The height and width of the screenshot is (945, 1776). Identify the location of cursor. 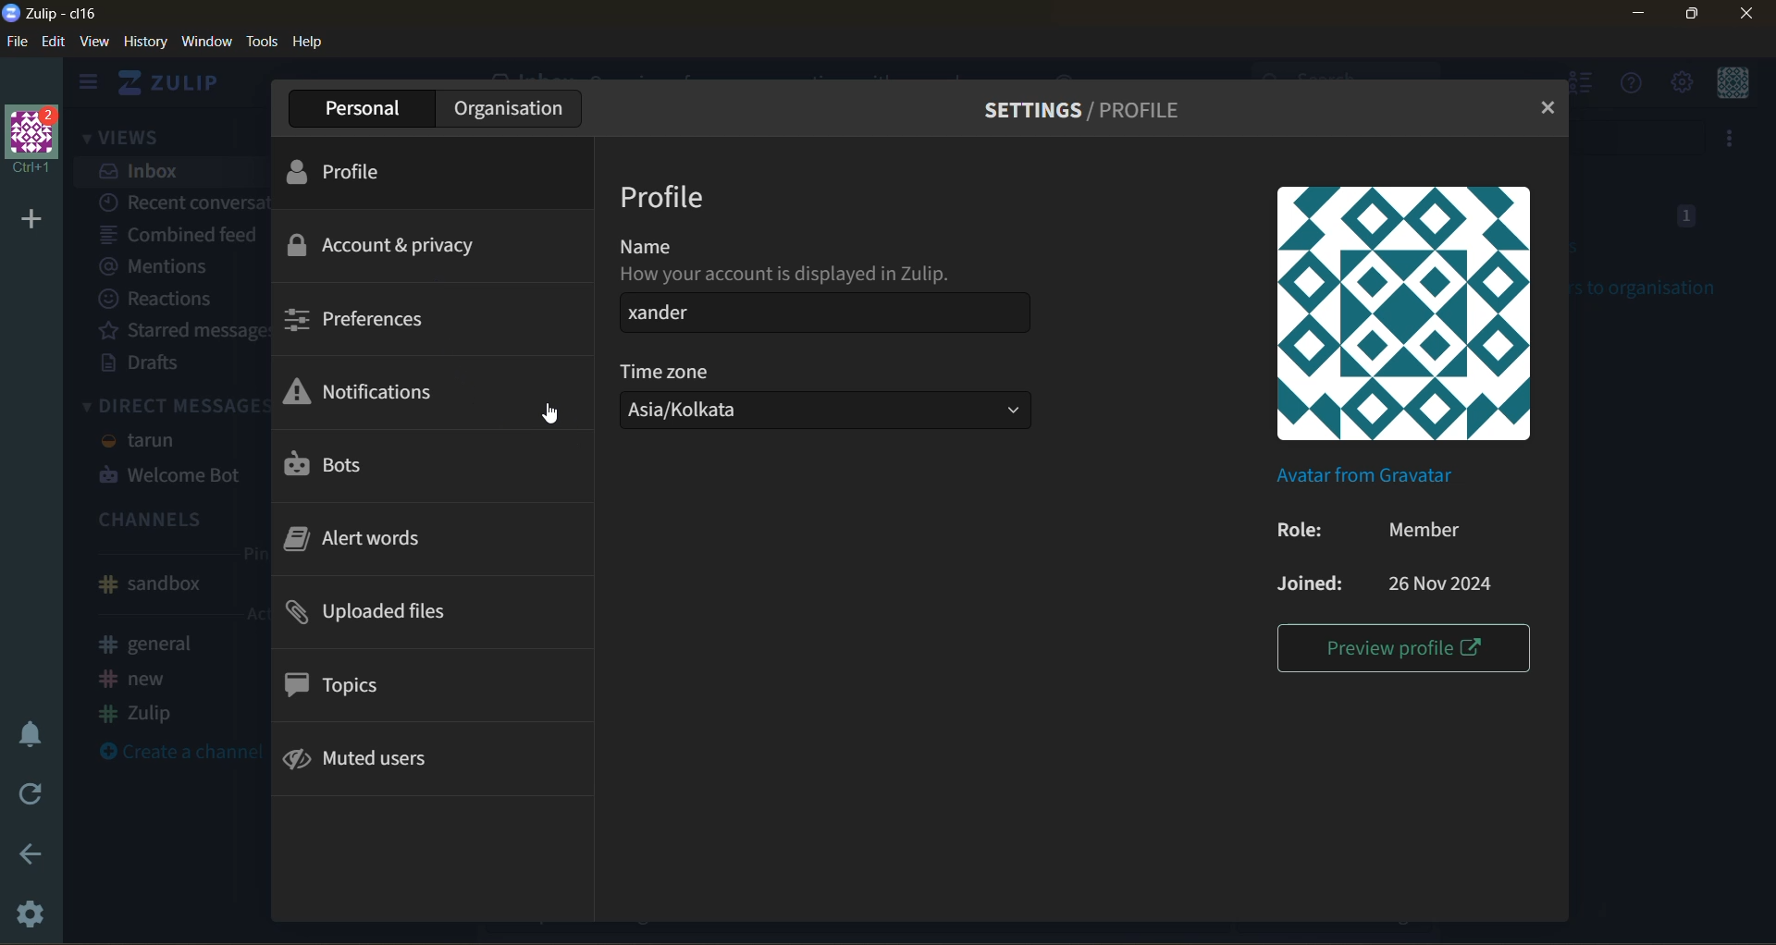
(554, 413).